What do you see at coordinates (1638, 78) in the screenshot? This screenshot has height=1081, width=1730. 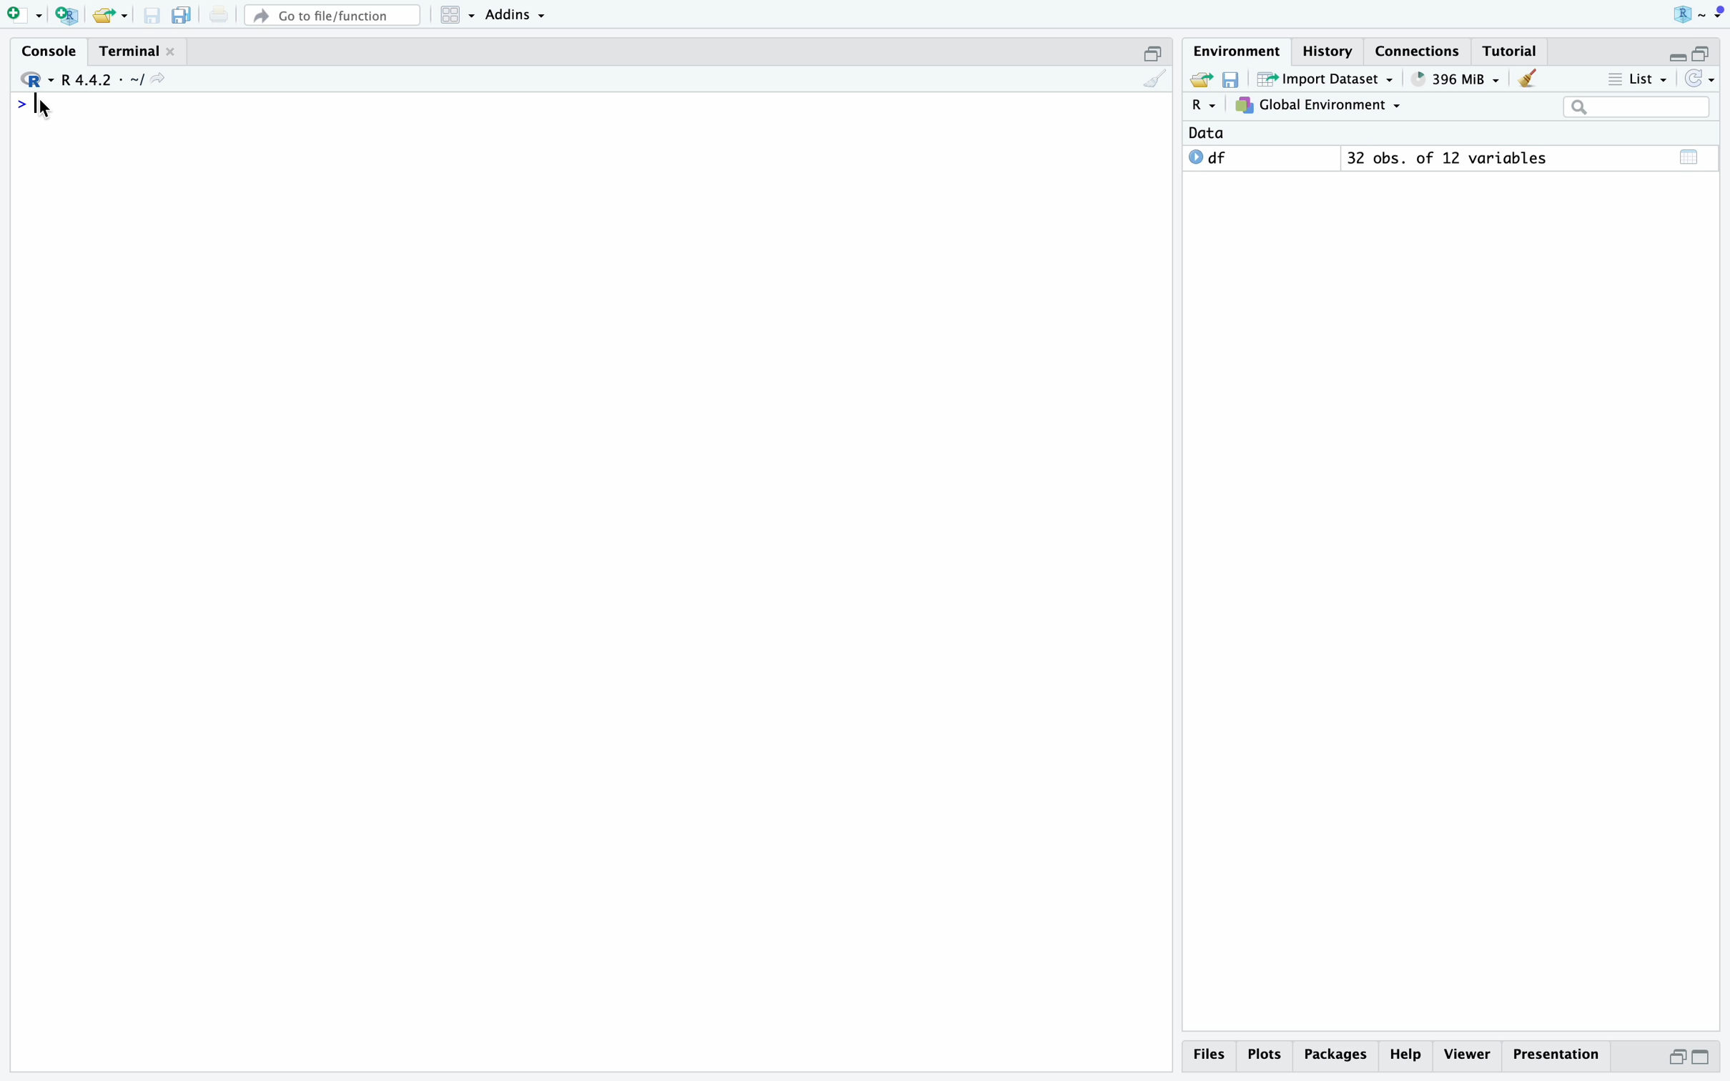 I see `list` at bounding box center [1638, 78].